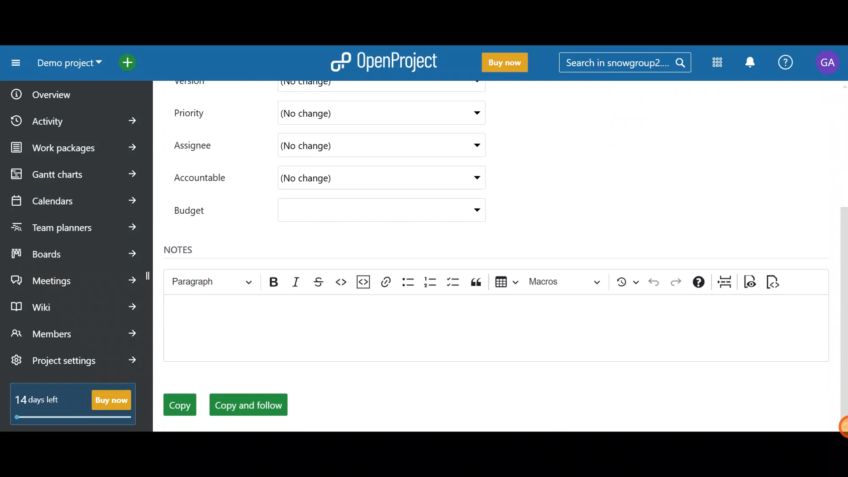 This screenshot has width=848, height=477. Describe the element at coordinates (130, 61) in the screenshot. I see `Open quick add menu` at that location.